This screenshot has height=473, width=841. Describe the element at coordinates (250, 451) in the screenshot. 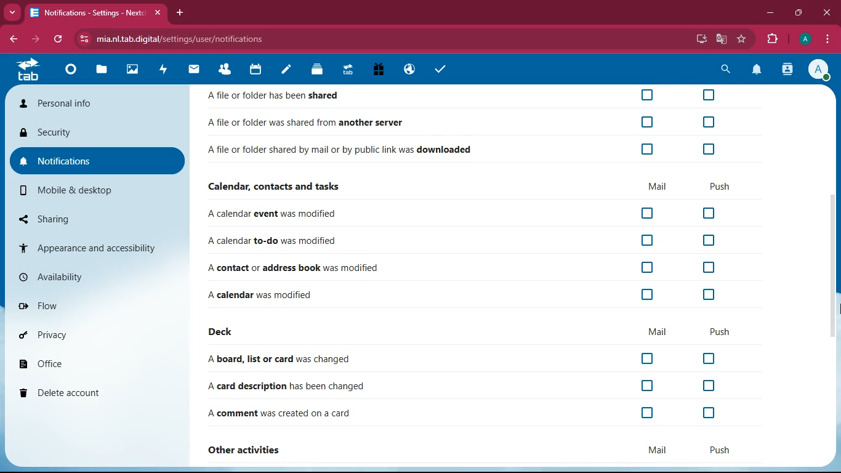

I see `other activities` at that location.